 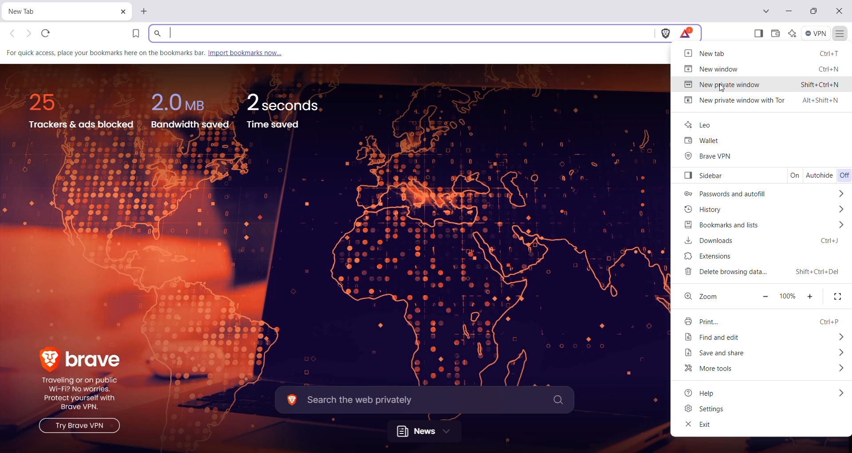 What do you see at coordinates (760, 321) in the screenshot?
I see `Print` at bounding box center [760, 321].